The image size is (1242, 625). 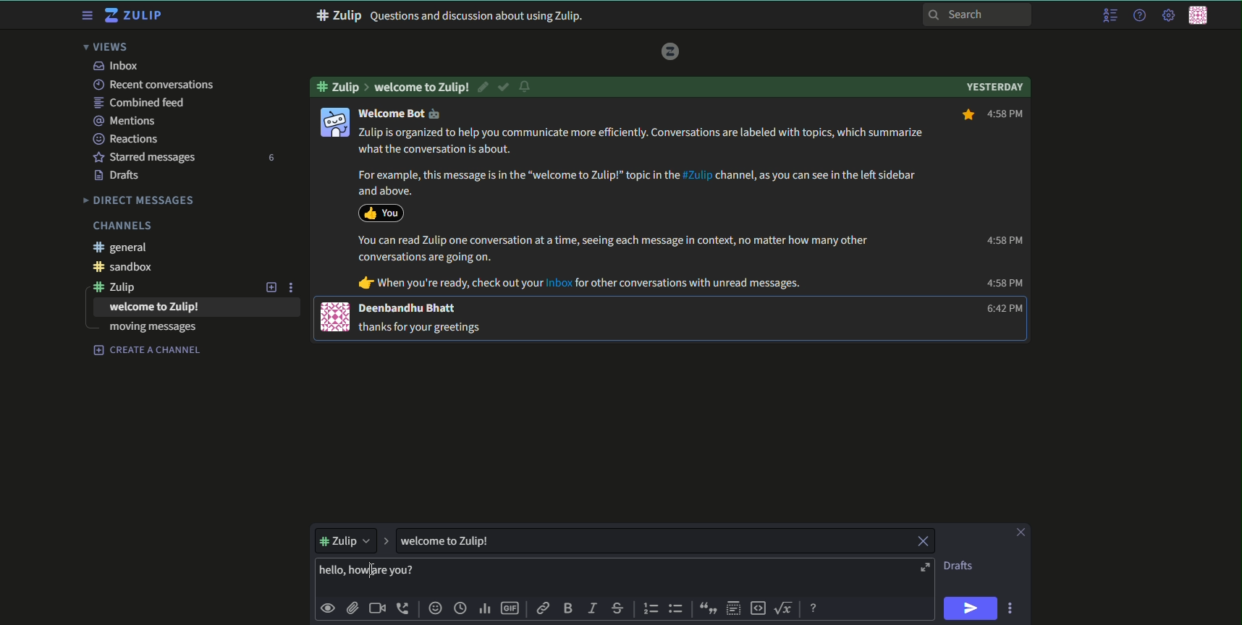 What do you see at coordinates (127, 120) in the screenshot?
I see `mentions` at bounding box center [127, 120].